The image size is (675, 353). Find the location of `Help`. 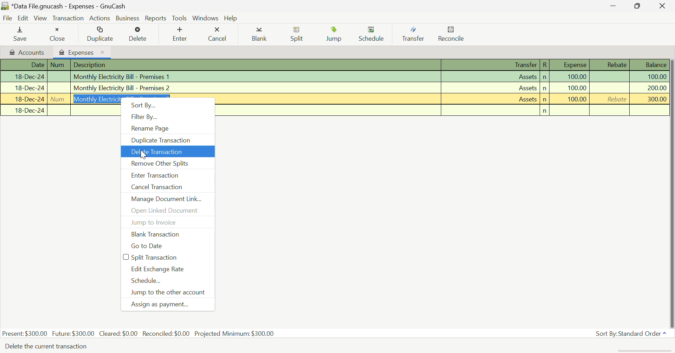

Help is located at coordinates (232, 18).